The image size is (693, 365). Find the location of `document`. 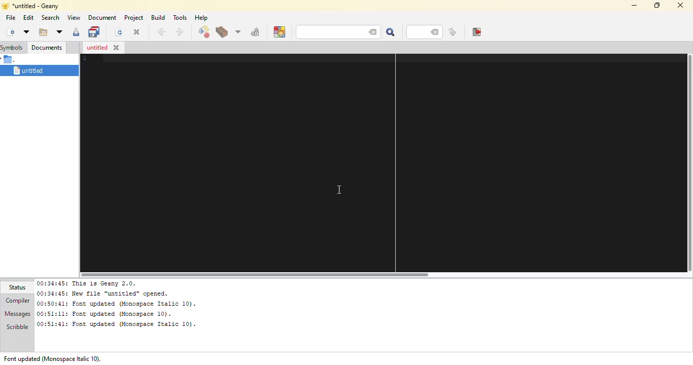

document is located at coordinates (101, 18).